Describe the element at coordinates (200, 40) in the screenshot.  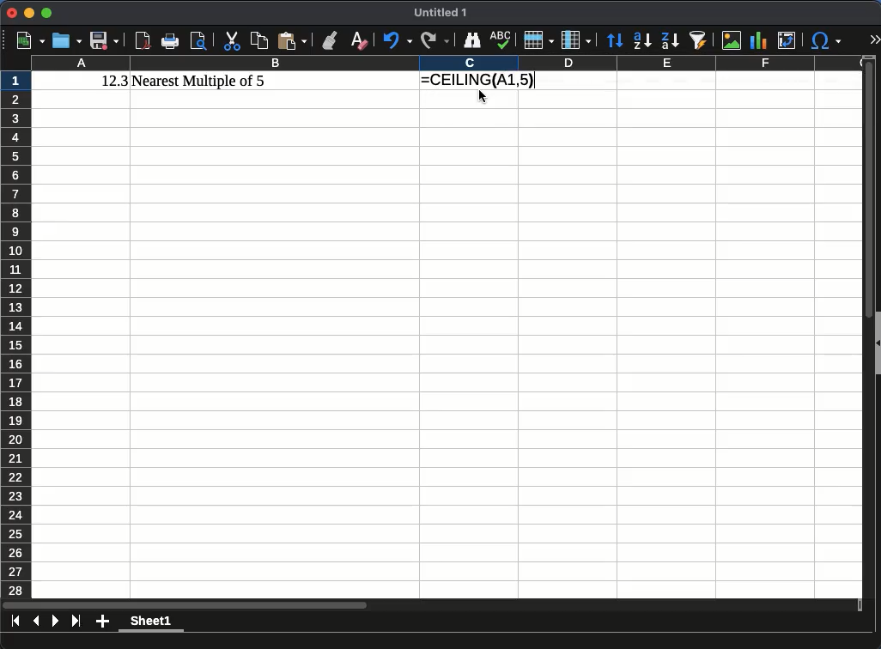
I see `print preview` at that location.